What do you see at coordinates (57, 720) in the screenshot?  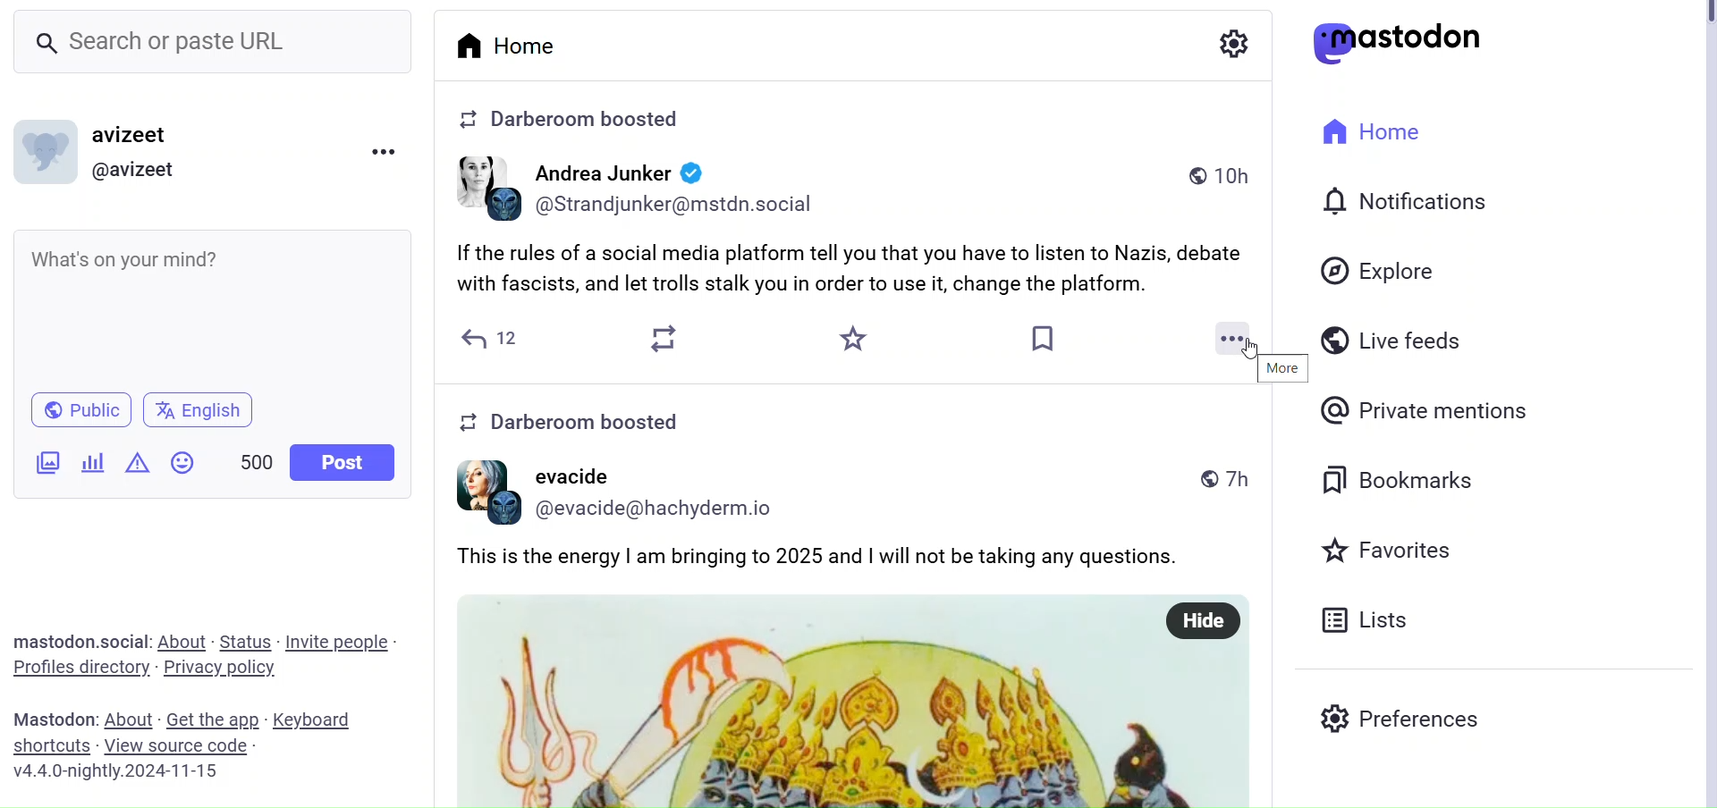 I see `Text` at bounding box center [57, 720].